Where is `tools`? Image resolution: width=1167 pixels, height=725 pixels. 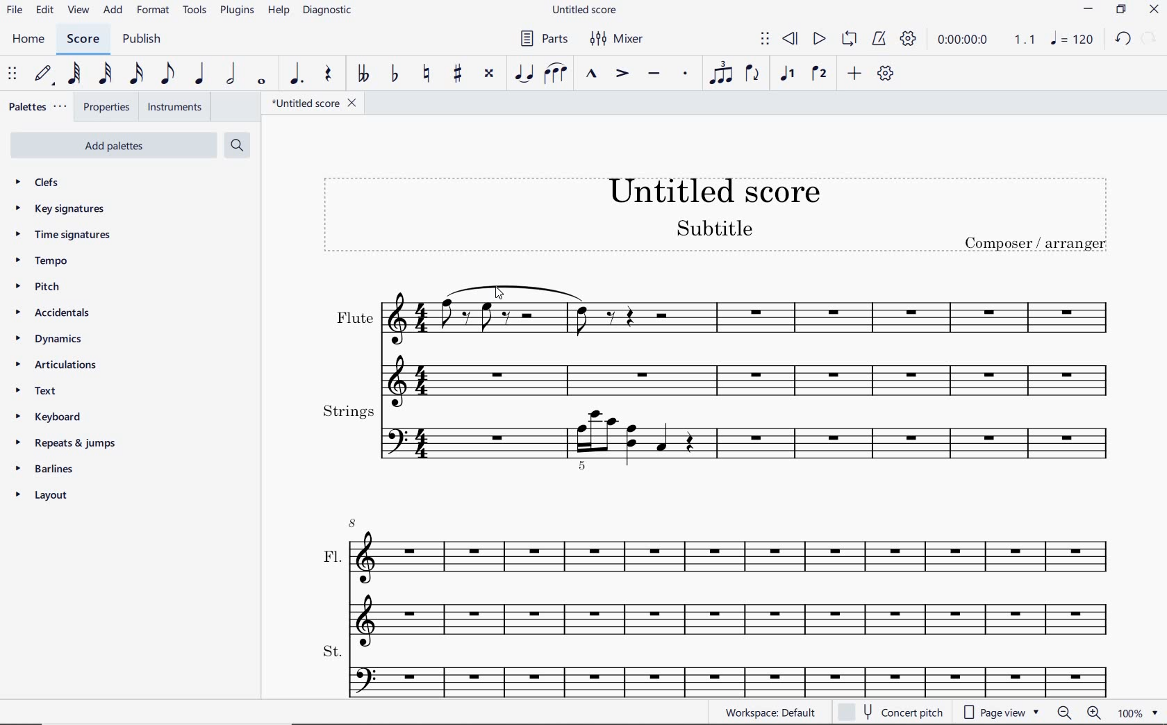 tools is located at coordinates (195, 10).